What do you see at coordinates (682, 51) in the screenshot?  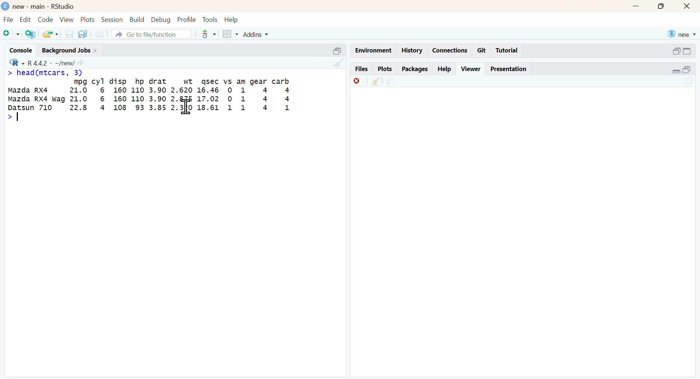 I see `minimize/maximize` at bounding box center [682, 51].